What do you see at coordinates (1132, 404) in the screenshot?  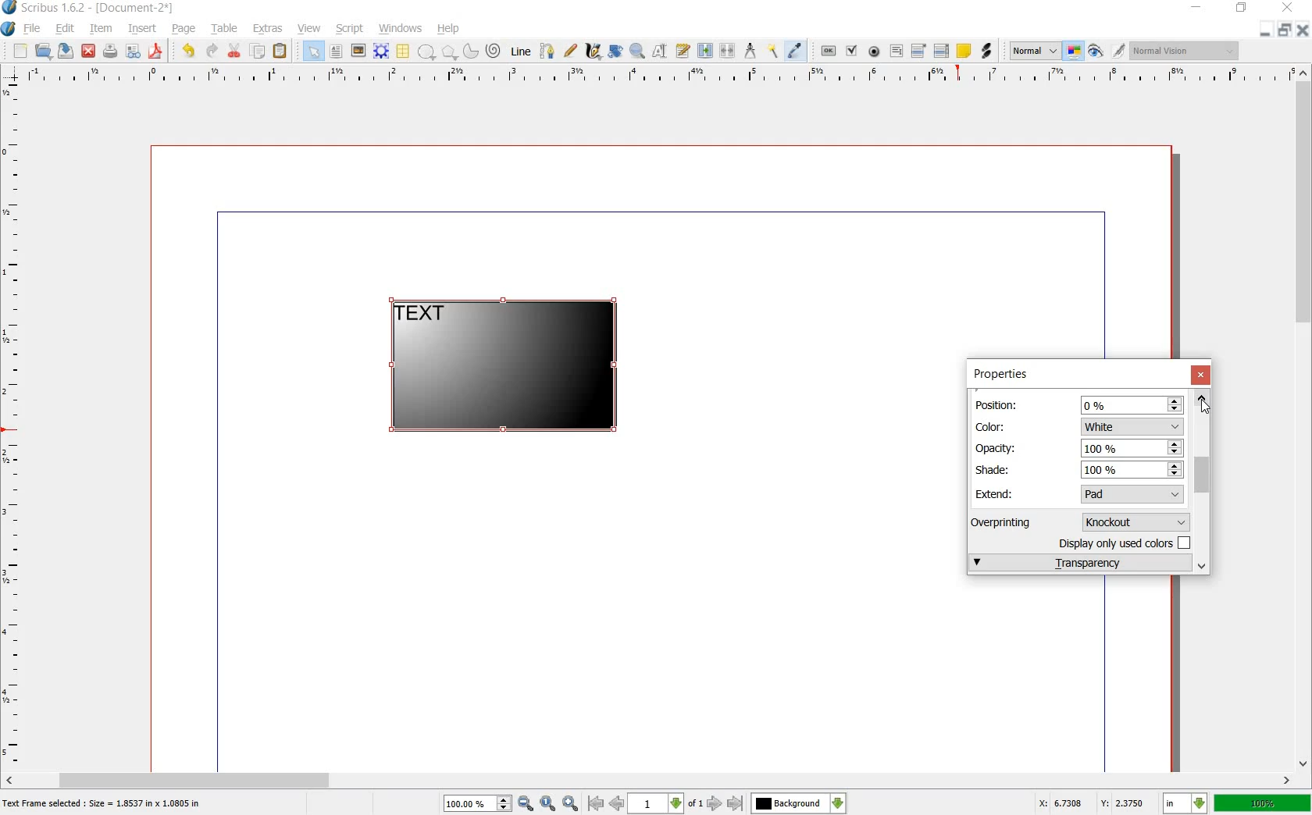 I see `0%` at bounding box center [1132, 404].